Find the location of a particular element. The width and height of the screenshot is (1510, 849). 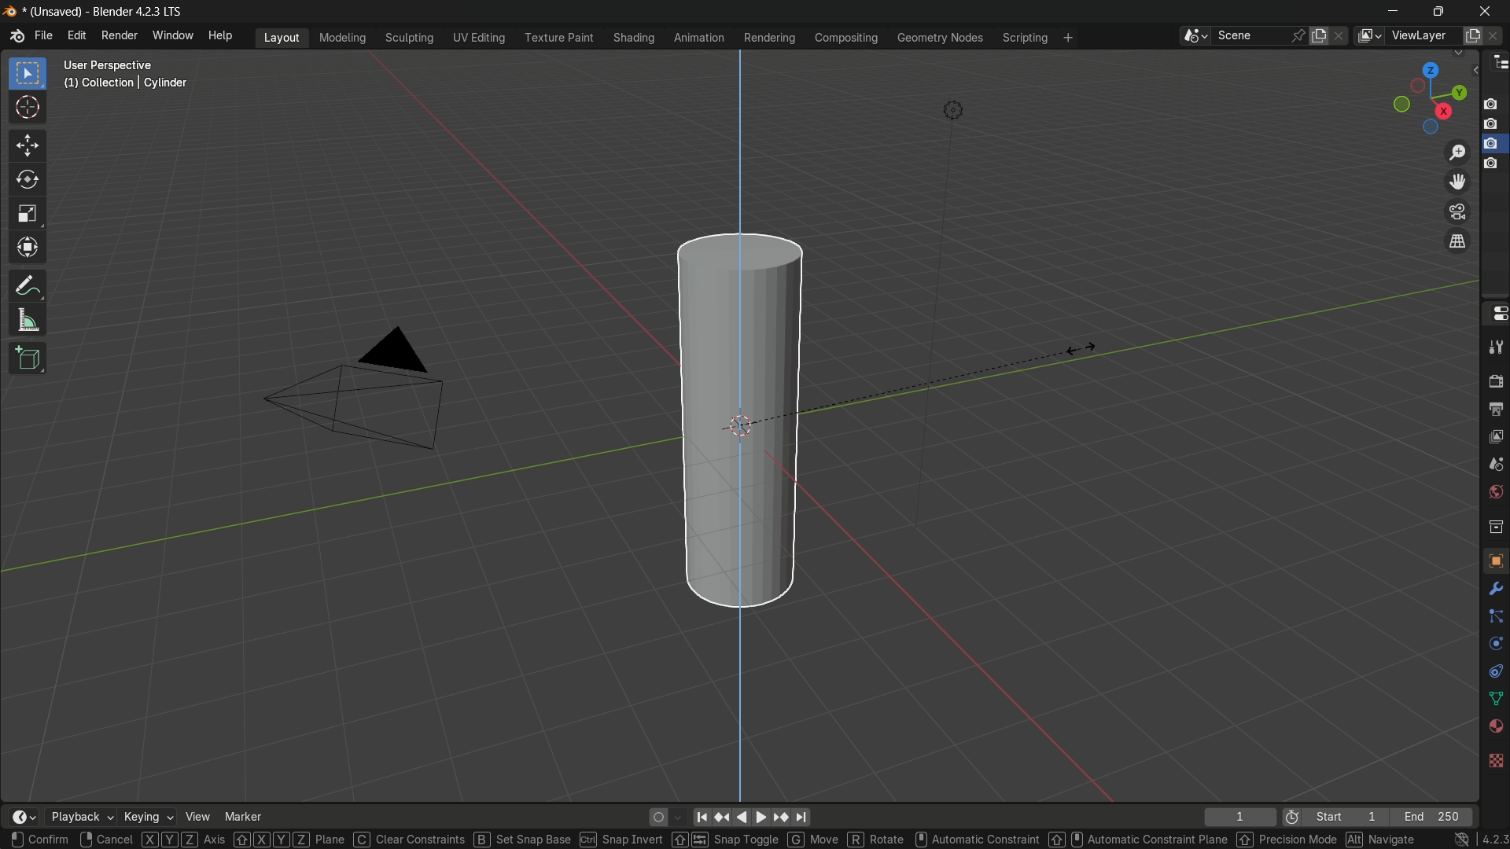

zoom in/out is located at coordinates (1457, 152).